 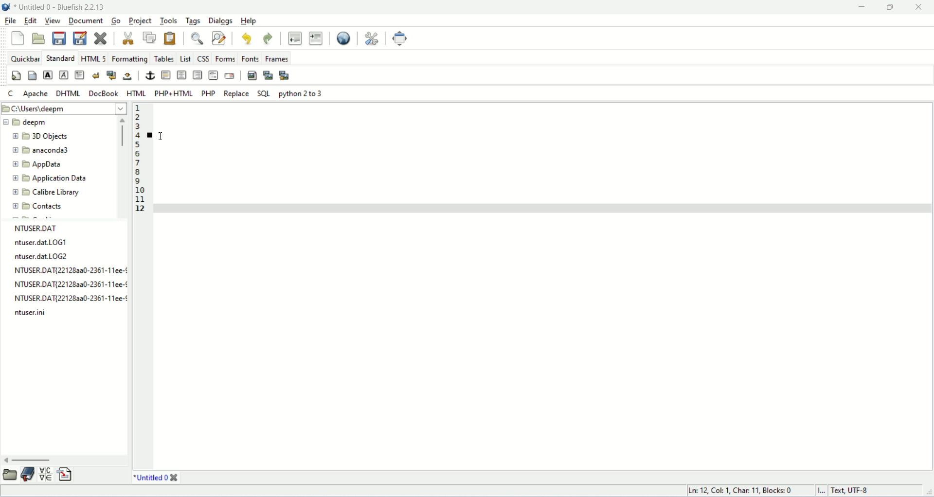 What do you see at coordinates (285, 74) in the screenshot?
I see `multi thumbnail` at bounding box center [285, 74].